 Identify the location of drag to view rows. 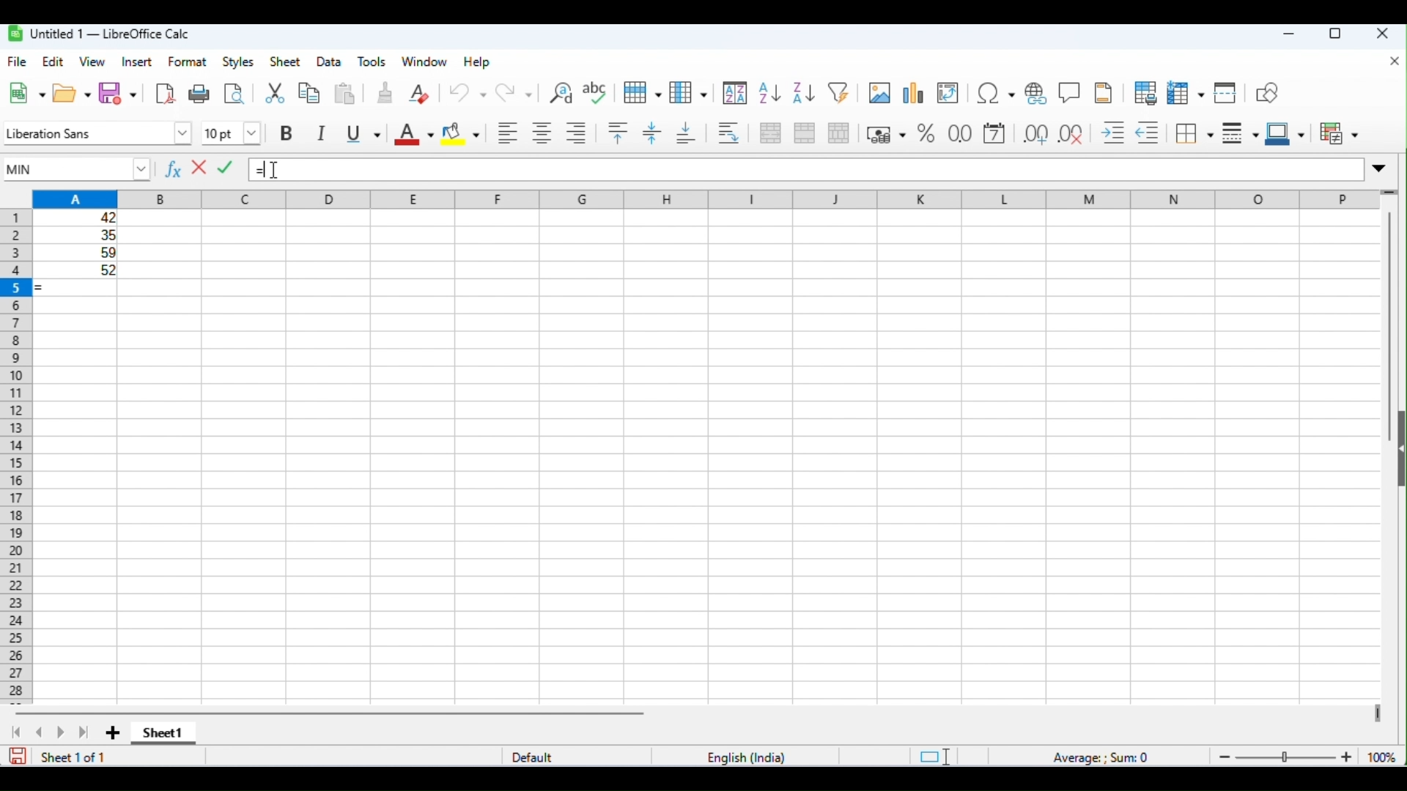
(1389, 190).